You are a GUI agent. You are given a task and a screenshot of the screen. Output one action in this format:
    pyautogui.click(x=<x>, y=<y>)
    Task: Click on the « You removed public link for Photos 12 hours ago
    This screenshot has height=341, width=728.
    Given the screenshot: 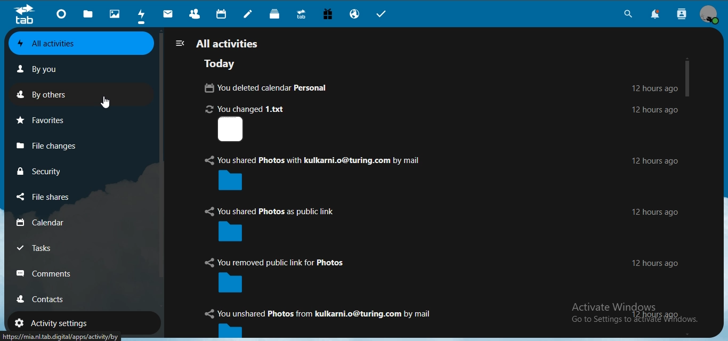 What is the action you would take?
    pyautogui.click(x=443, y=275)
    